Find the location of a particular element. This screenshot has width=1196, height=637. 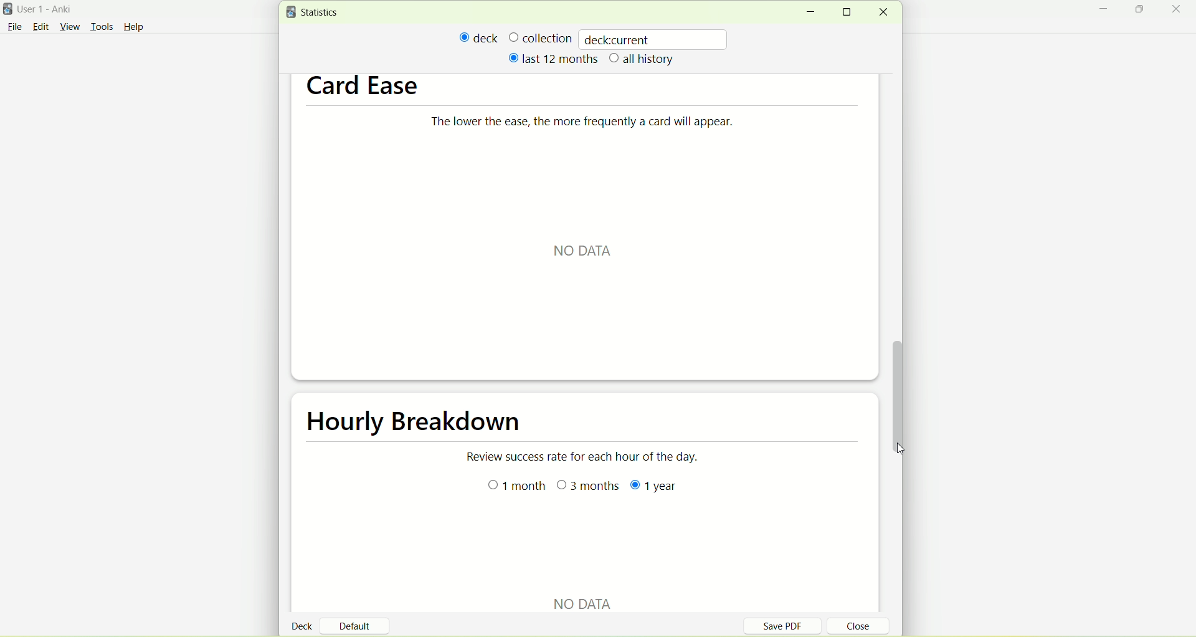

cursor is located at coordinates (911, 452).